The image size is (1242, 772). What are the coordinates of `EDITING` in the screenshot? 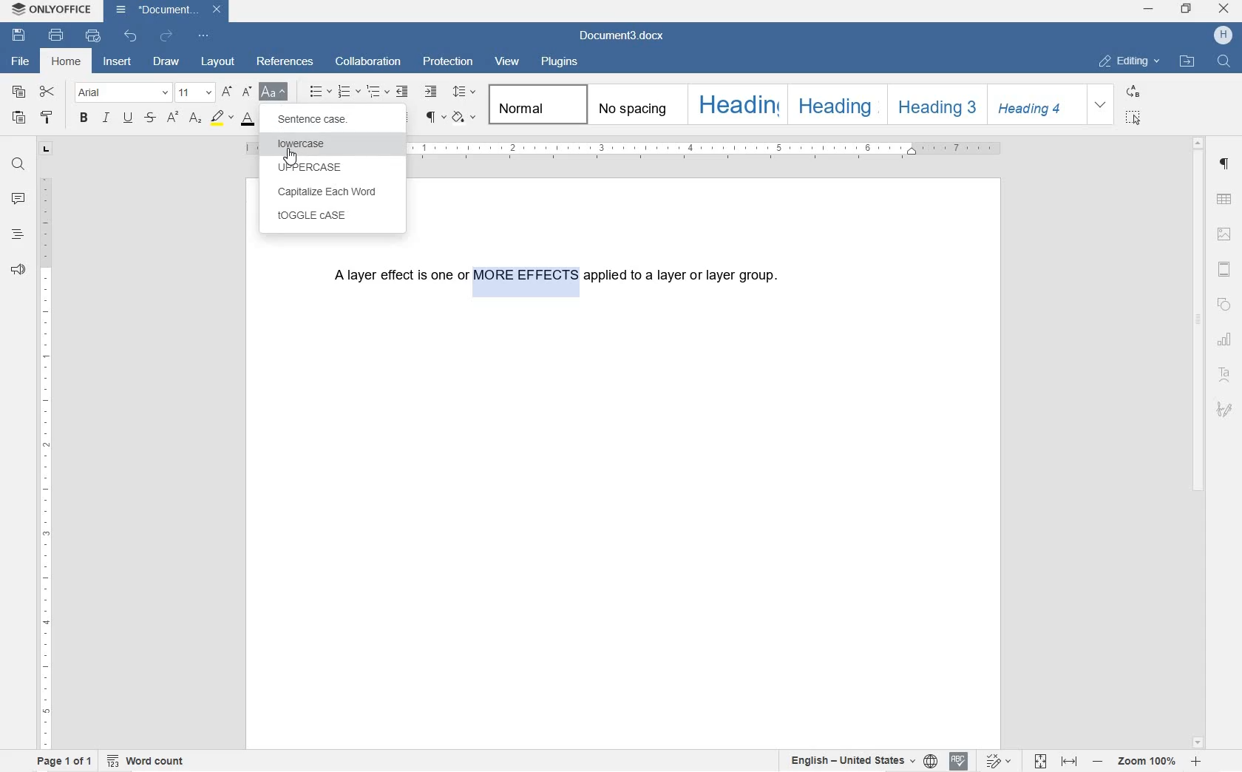 It's located at (1130, 58).